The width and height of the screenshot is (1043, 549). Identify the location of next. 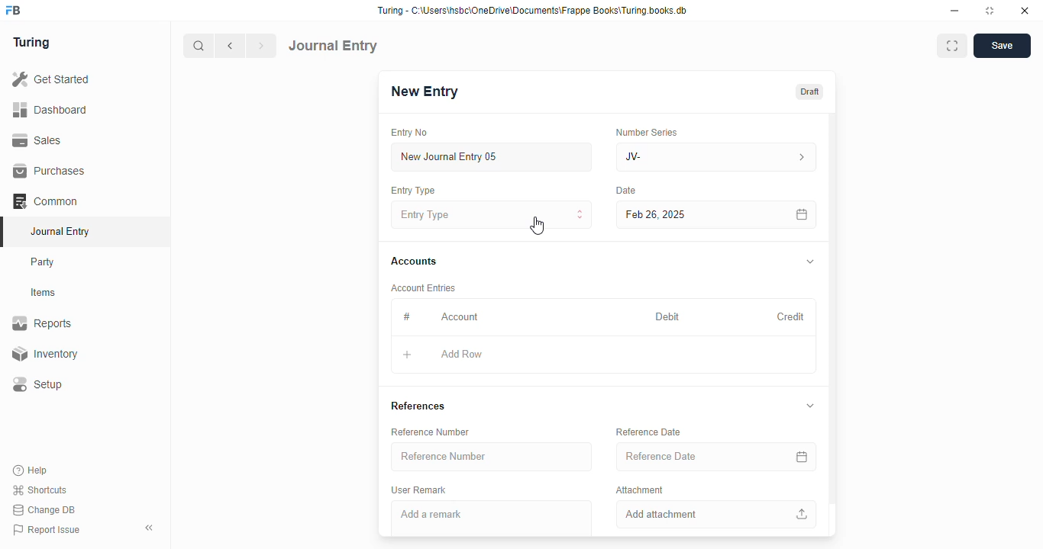
(263, 46).